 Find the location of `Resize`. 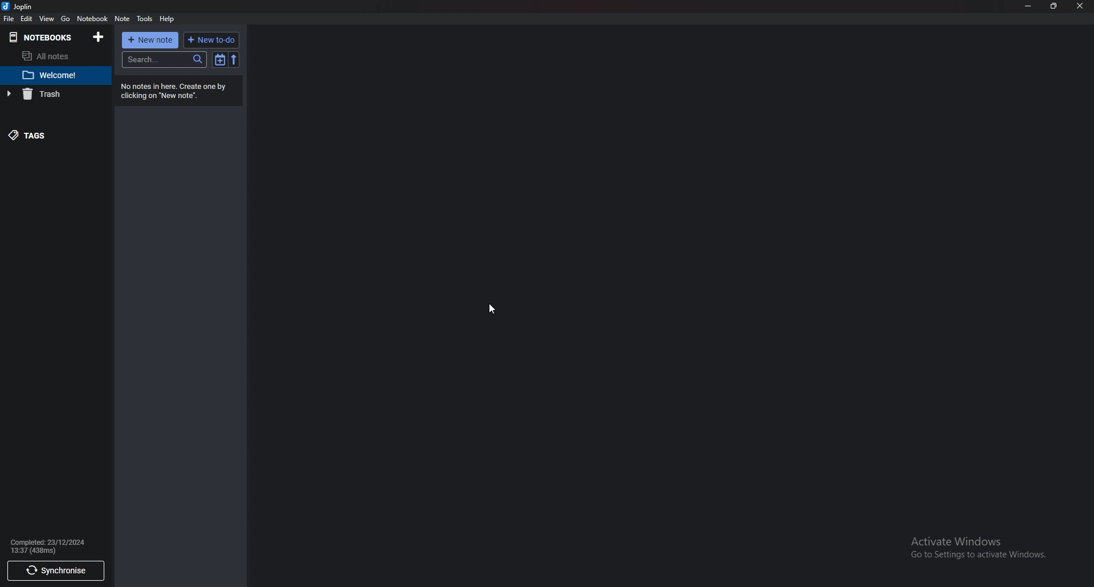

Resize is located at coordinates (1055, 6).